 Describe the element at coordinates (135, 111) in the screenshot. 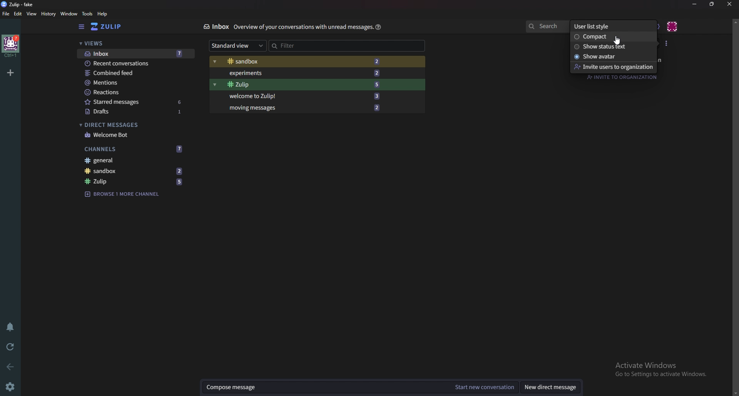

I see `drafts` at that location.